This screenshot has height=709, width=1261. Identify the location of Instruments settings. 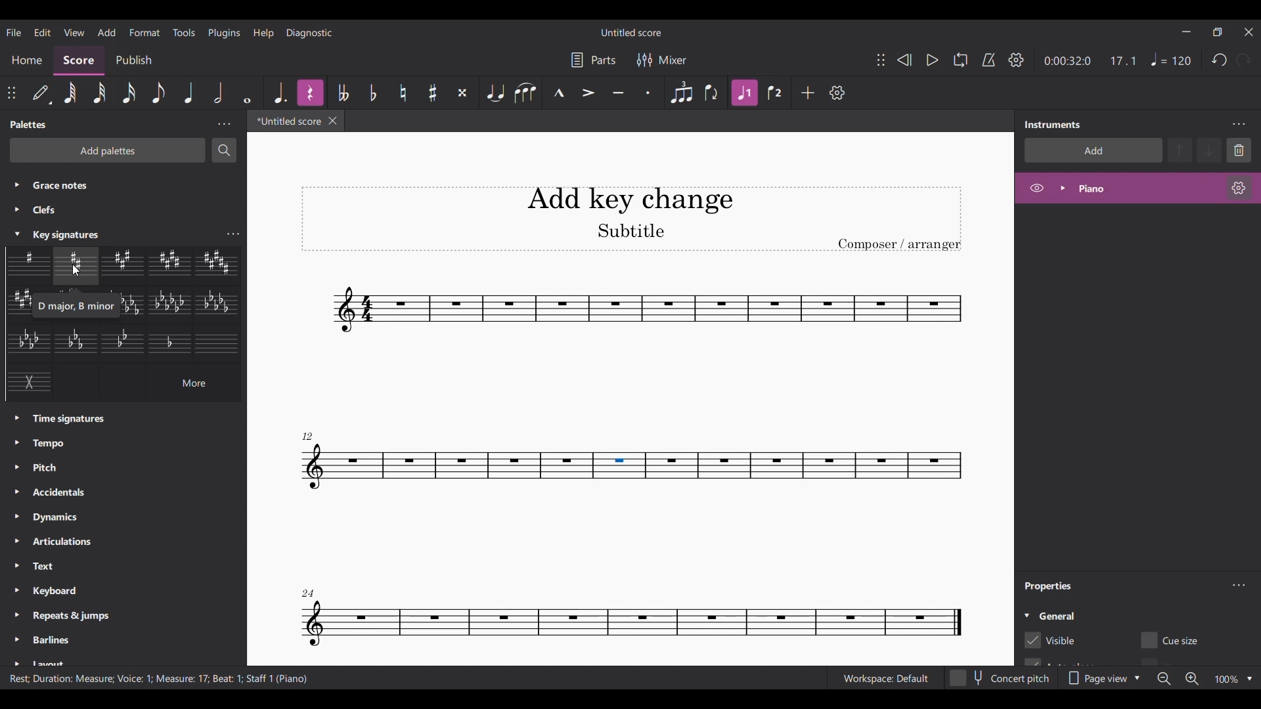
(1238, 124).